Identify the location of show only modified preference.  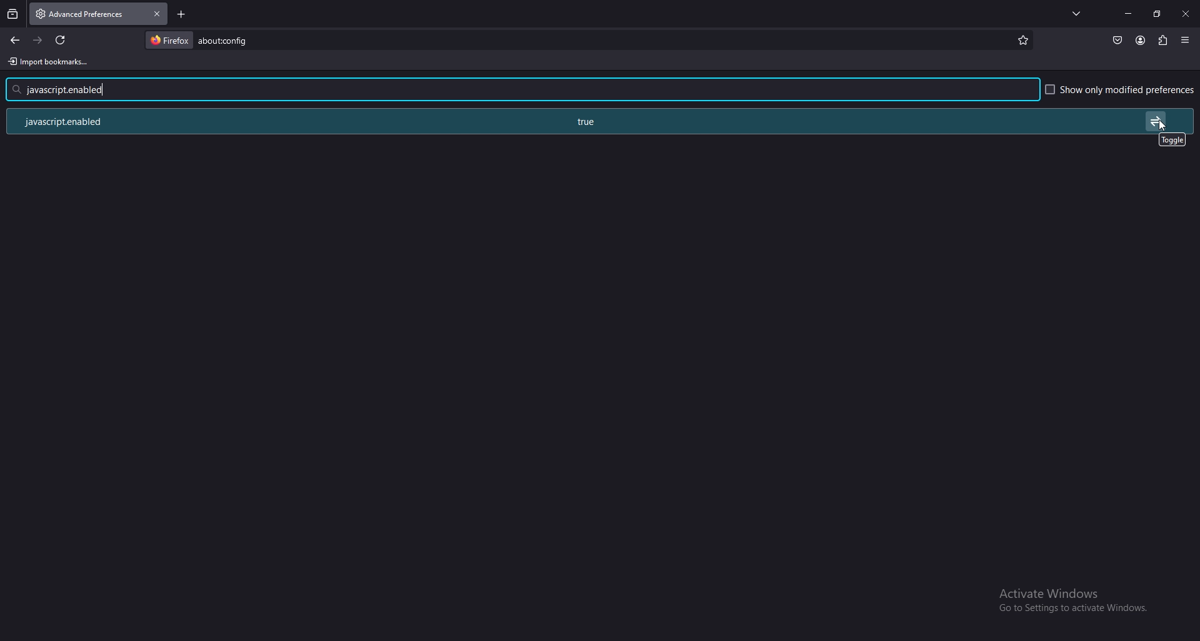
(1121, 91).